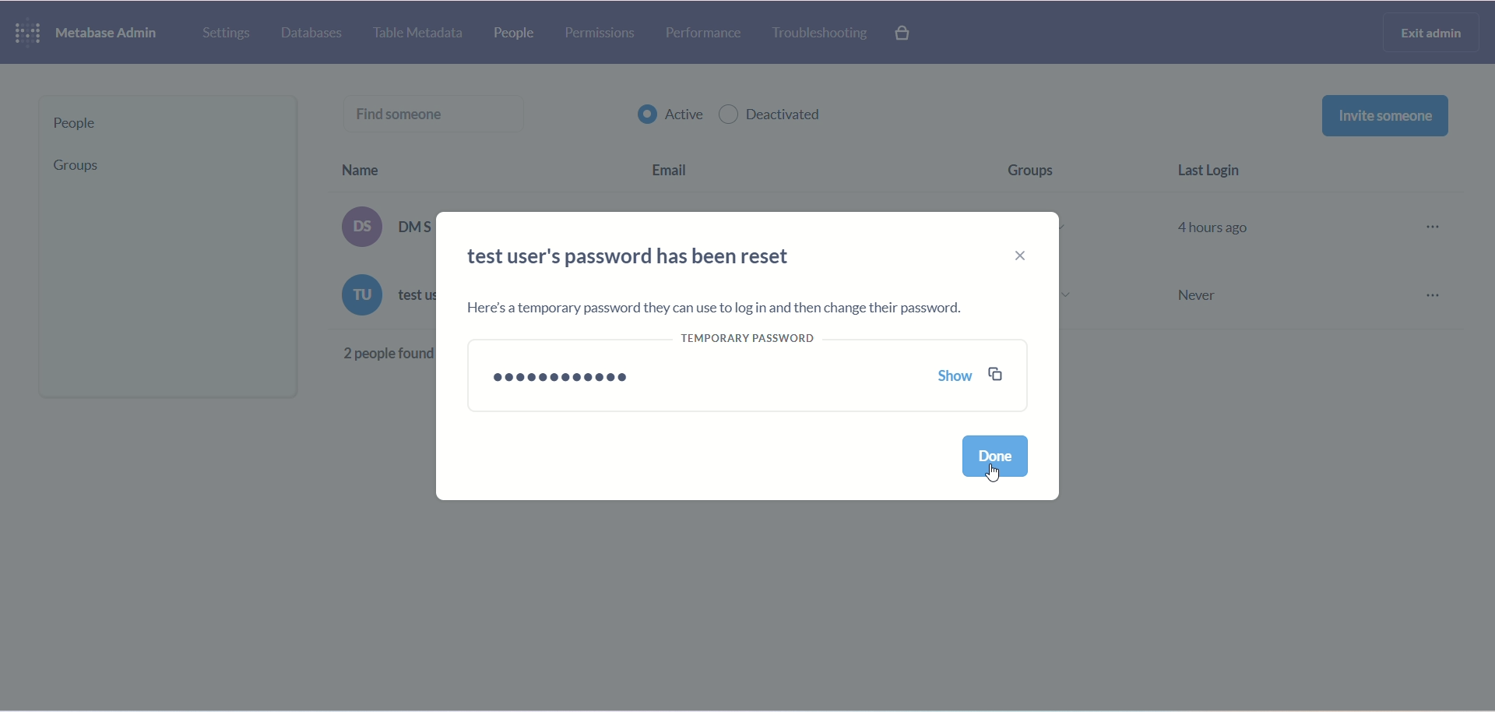 Image resolution: width=1495 pixels, height=712 pixels. What do you see at coordinates (681, 165) in the screenshot?
I see `email` at bounding box center [681, 165].